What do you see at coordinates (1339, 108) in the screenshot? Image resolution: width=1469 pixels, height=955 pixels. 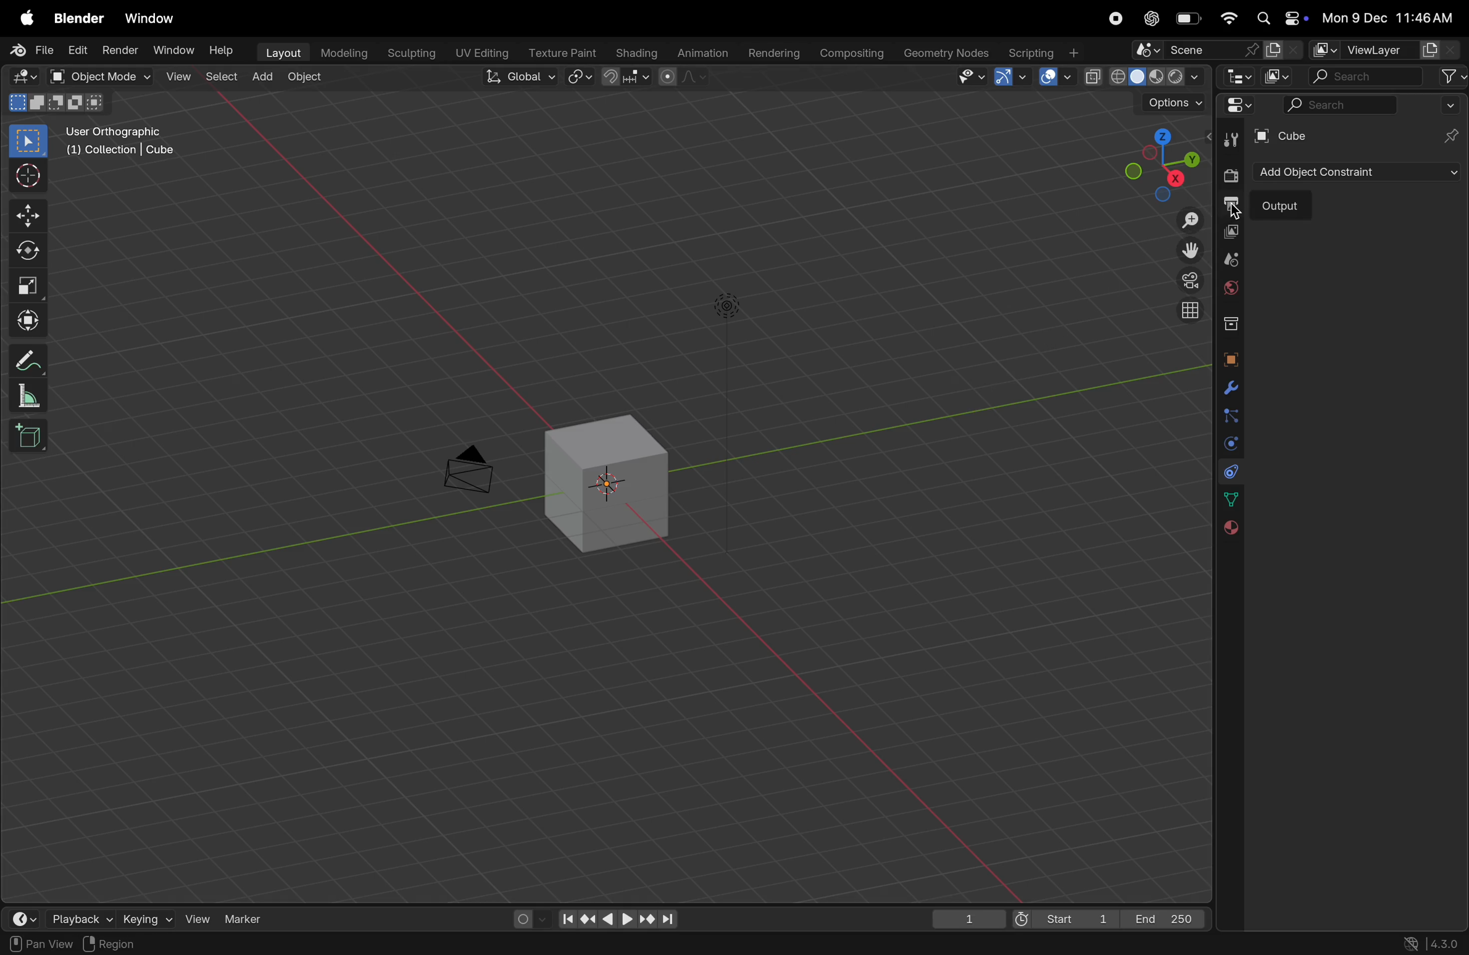 I see `search` at bounding box center [1339, 108].